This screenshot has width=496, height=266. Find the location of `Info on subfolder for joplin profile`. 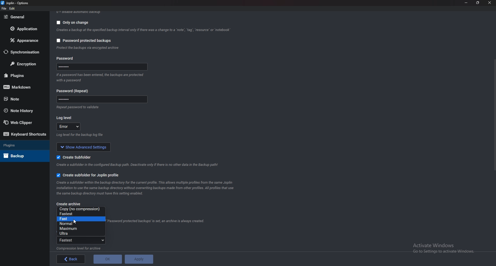

Info on subfolder for joplin profile is located at coordinates (146, 189).